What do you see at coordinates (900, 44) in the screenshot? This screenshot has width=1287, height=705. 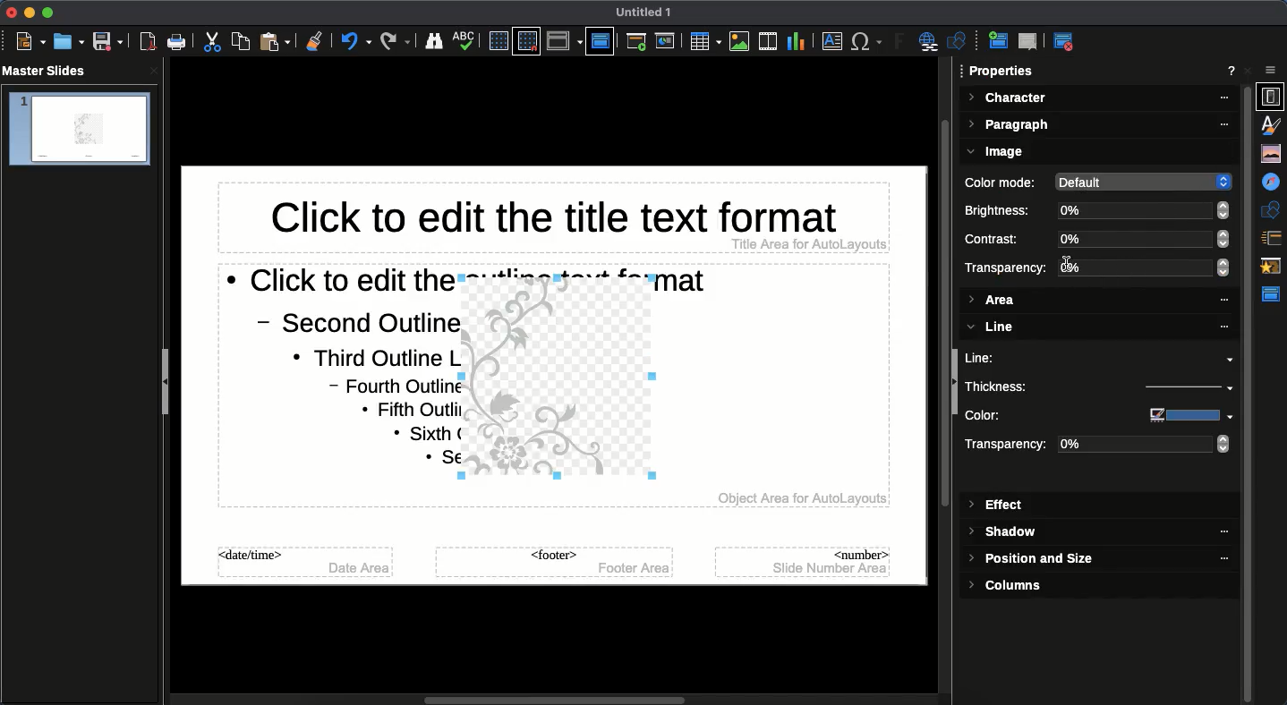 I see `Fontwork` at bounding box center [900, 44].